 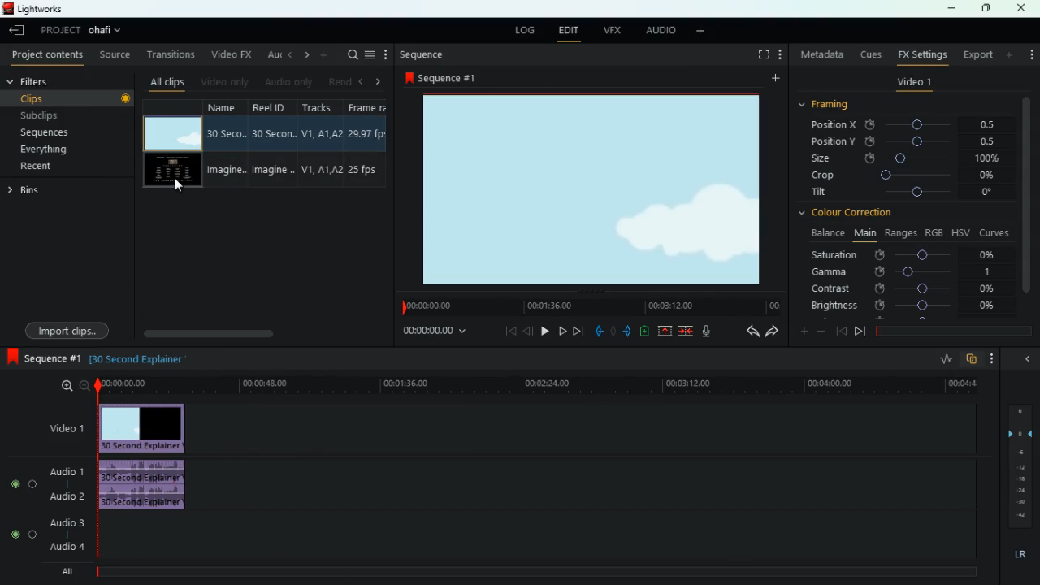 What do you see at coordinates (63, 430) in the screenshot?
I see `video 1` at bounding box center [63, 430].